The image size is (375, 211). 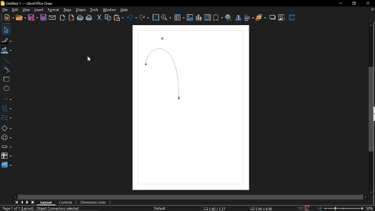 I want to click on format, so click(x=53, y=10).